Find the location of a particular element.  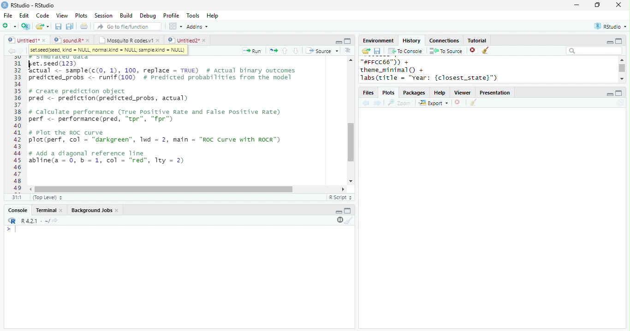

scroll up is located at coordinates (621, 59).